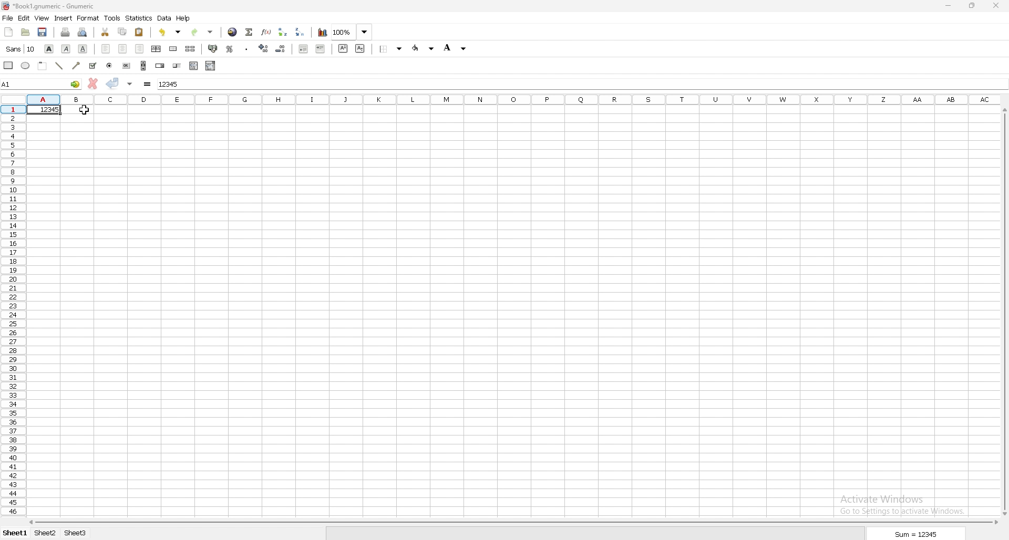 This screenshot has width=1009, height=540. Describe the element at coordinates (83, 49) in the screenshot. I see `underline` at that location.